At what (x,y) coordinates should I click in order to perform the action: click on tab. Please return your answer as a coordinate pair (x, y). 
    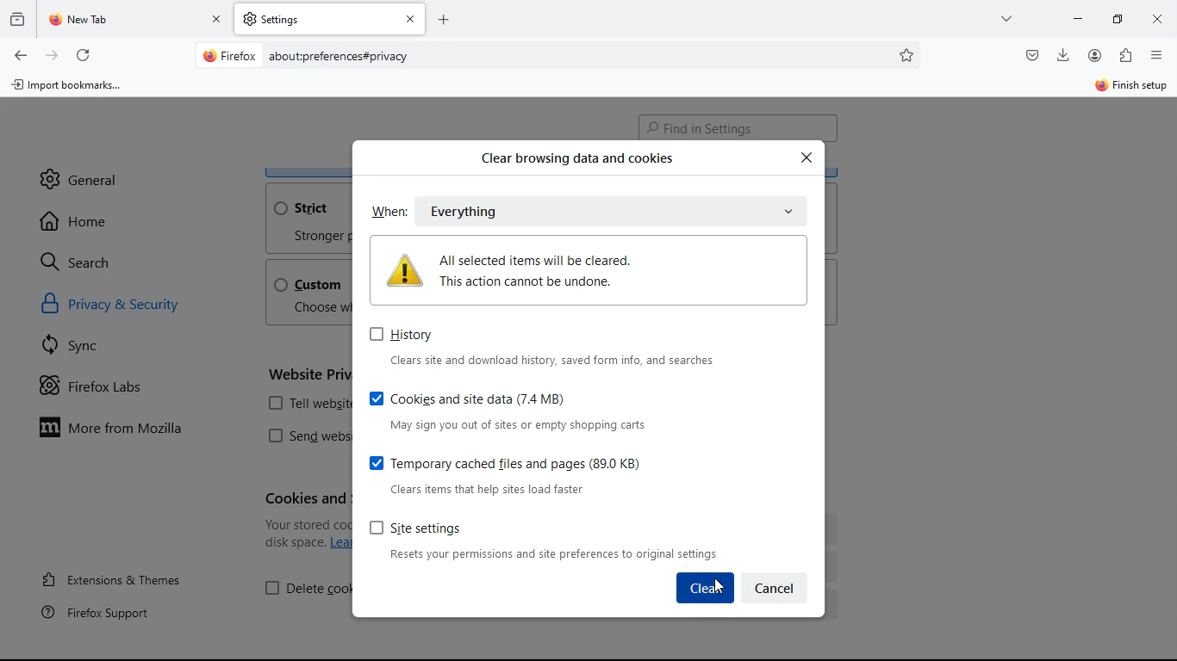
    Looking at the image, I should click on (136, 20).